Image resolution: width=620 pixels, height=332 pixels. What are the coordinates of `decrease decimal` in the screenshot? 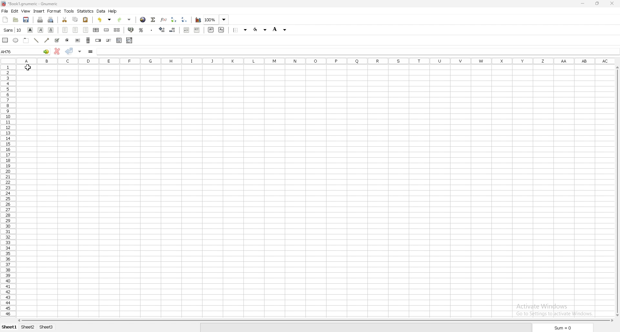 It's located at (172, 30).